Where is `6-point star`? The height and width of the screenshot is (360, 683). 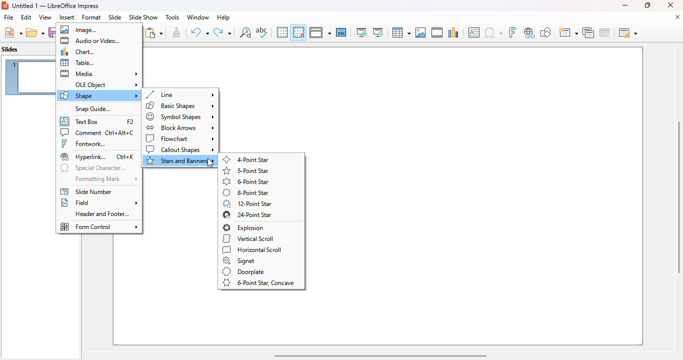 6-point star is located at coordinates (246, 181).